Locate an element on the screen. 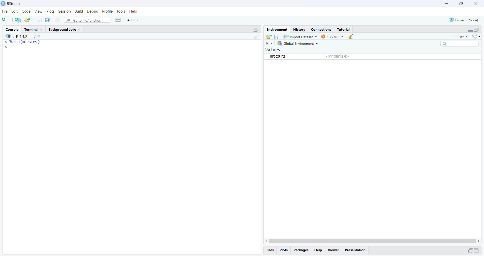  Tools is located at coordinates (121, 11).